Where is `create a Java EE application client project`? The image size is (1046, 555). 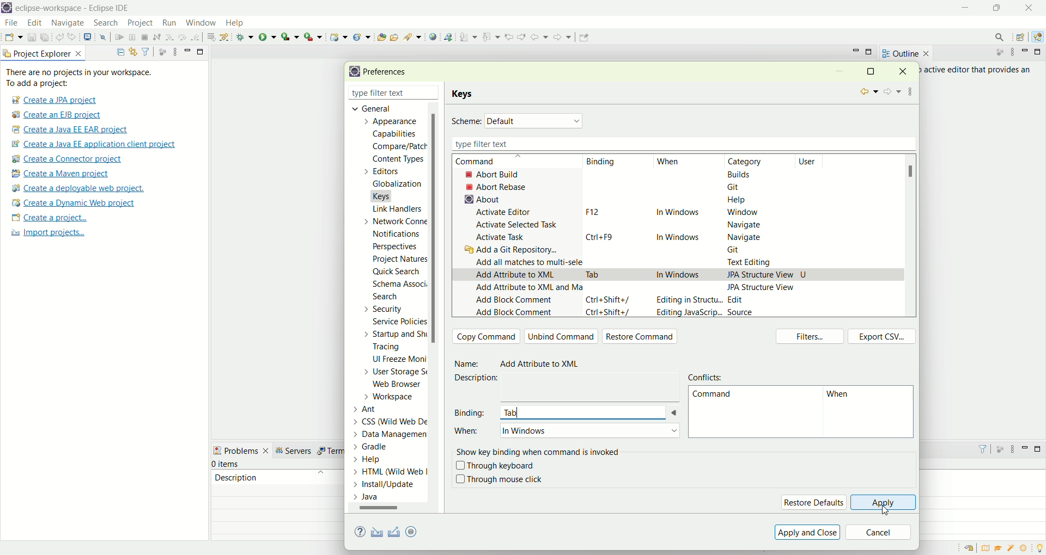 create a Java EE application client project is located at coordinates (93, 146).